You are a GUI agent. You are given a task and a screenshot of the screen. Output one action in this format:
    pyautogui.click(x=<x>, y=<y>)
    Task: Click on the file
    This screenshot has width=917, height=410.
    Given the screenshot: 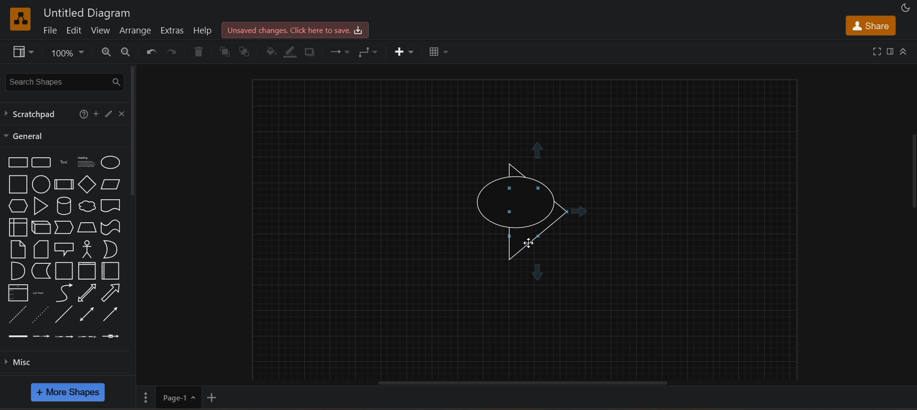 What is the action you would take?
    pyautogui.click(x=52, y=31)
    